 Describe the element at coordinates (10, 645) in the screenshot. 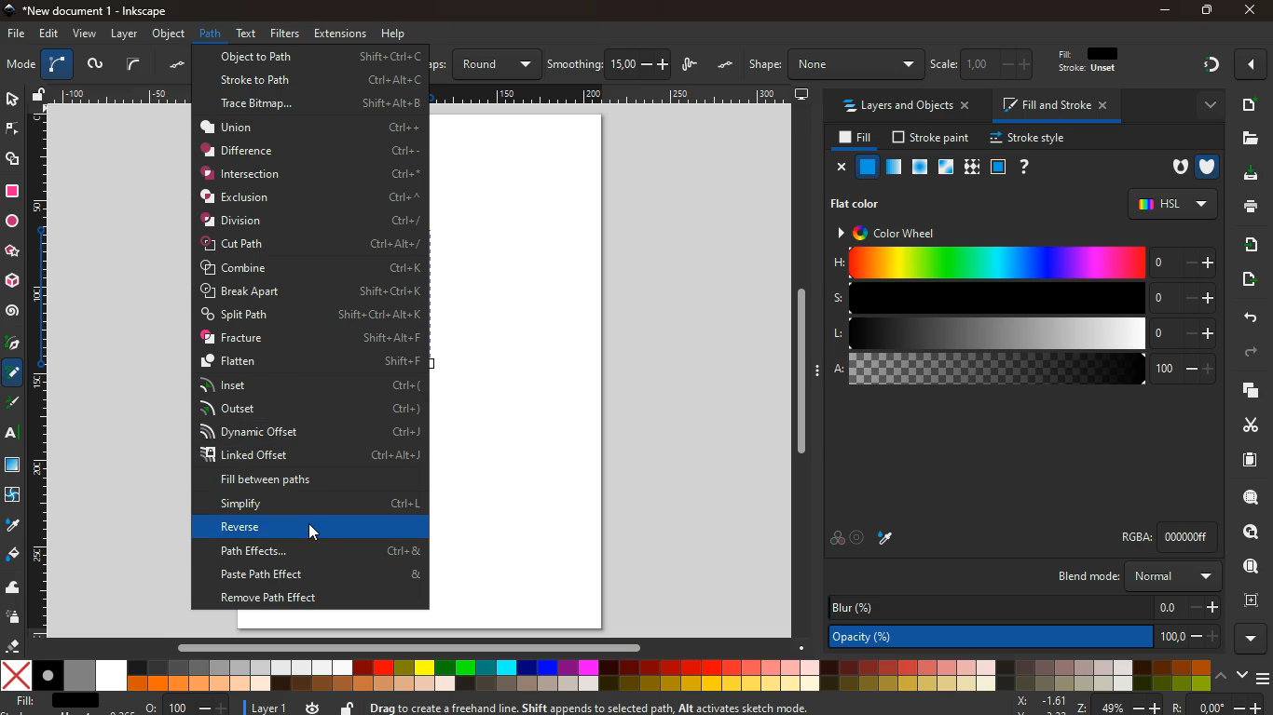

I see `erase` at that location.